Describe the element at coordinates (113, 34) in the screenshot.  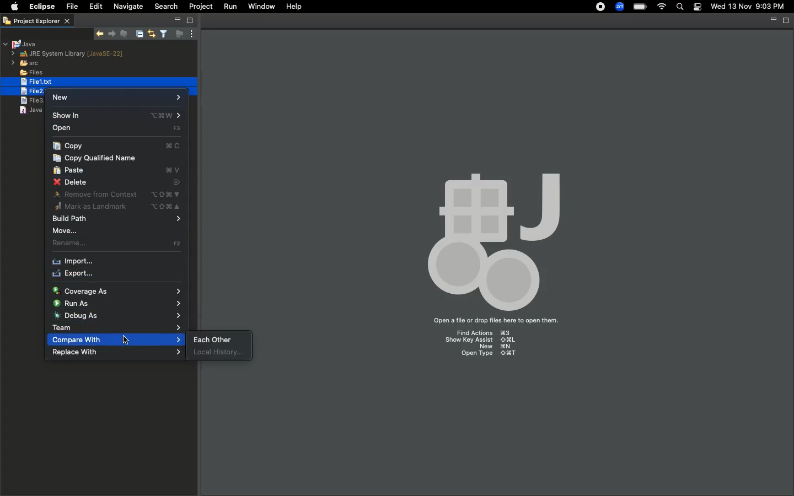
I see `Show previous match` at that location.